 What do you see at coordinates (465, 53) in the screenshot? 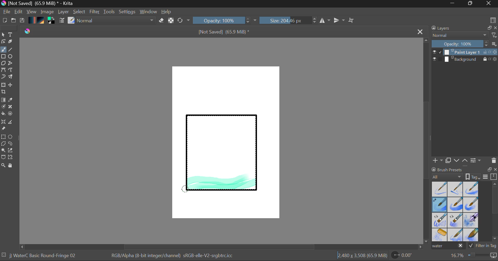
I see `Layer 1` at bounding box center [465, 53].